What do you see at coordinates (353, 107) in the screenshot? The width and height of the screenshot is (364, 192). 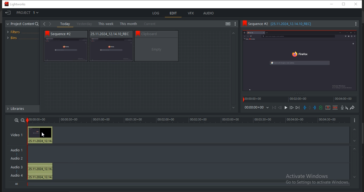 I see `redo` at bounding box center [353, 107].